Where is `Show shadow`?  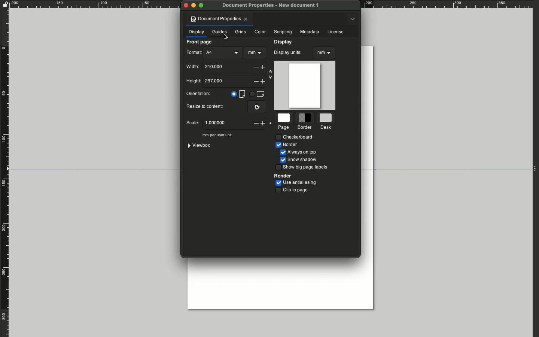 Show shadow is located at coordinates (298, 159).